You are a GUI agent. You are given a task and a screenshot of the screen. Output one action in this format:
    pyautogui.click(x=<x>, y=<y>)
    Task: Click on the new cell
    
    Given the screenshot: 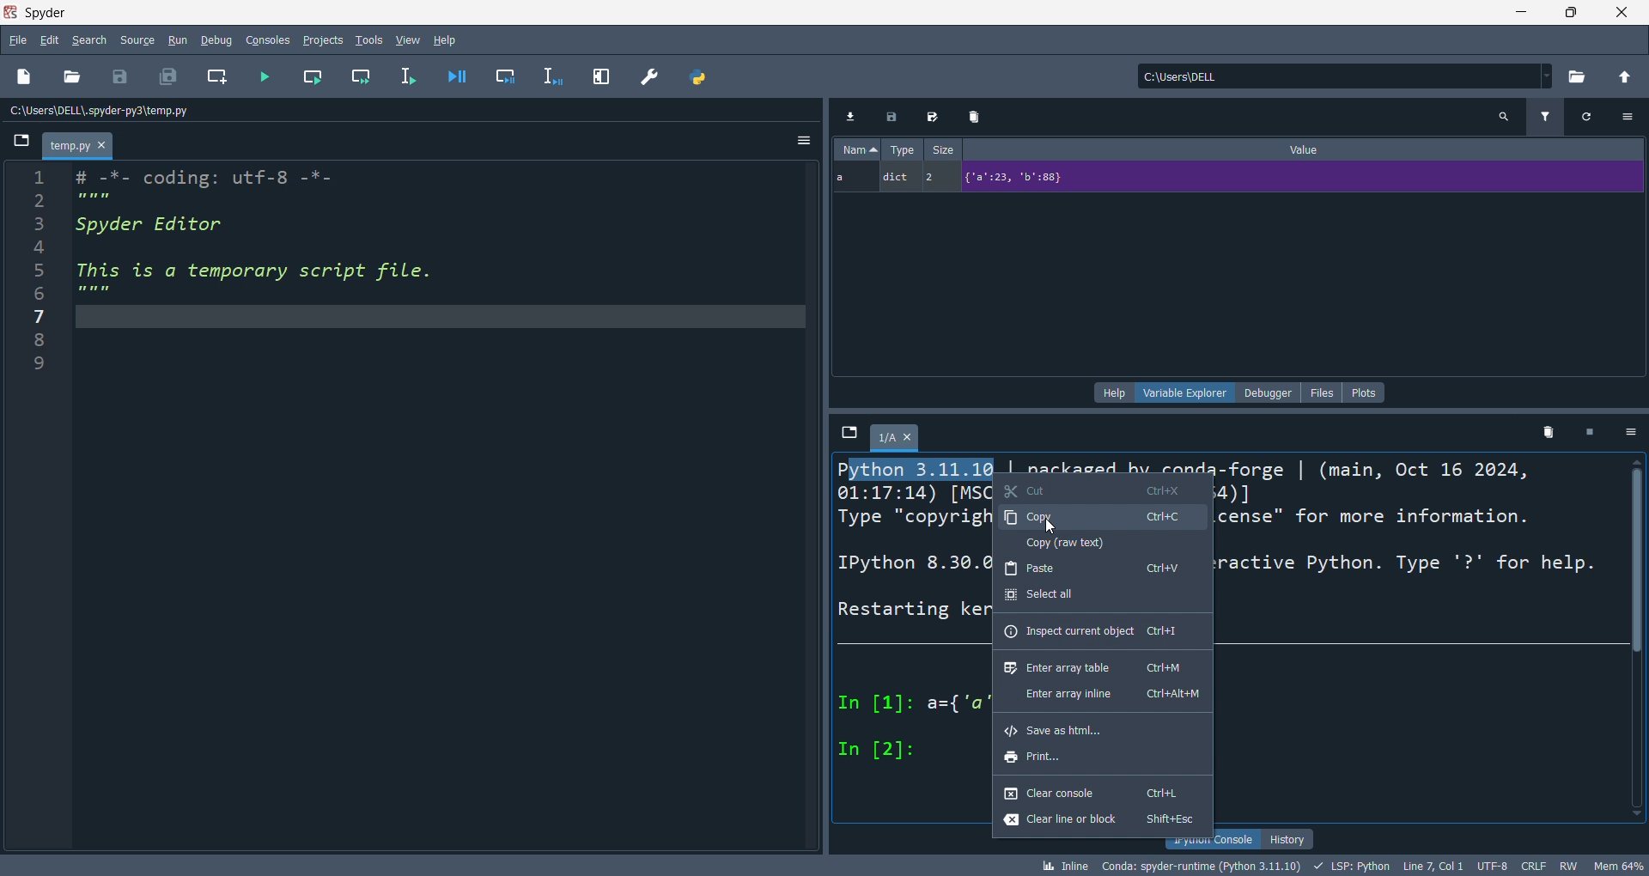 What is the action you would take?
    pyautogui.click(x=221, y=77)
    